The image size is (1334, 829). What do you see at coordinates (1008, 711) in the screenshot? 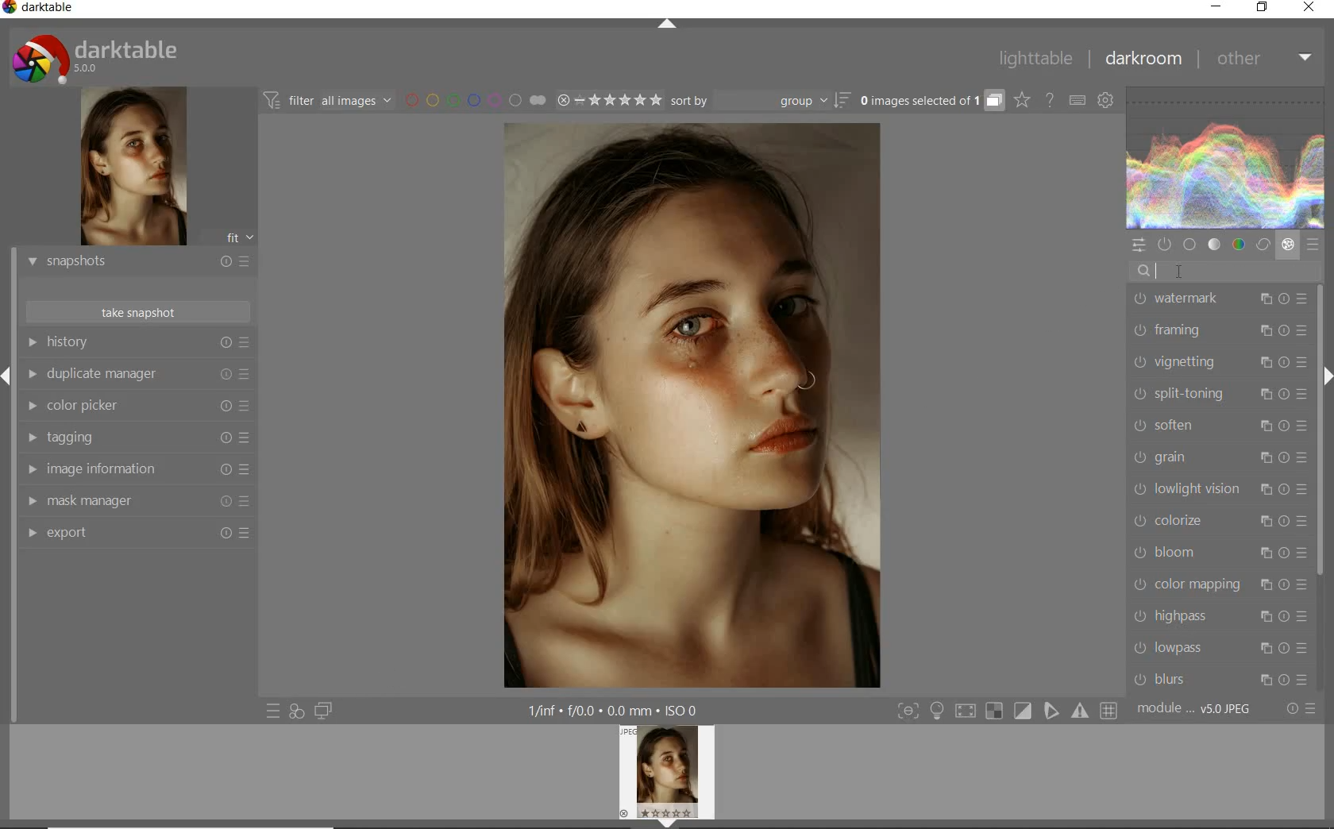
I see `toggle modes` at bounding box center [1008, 711].